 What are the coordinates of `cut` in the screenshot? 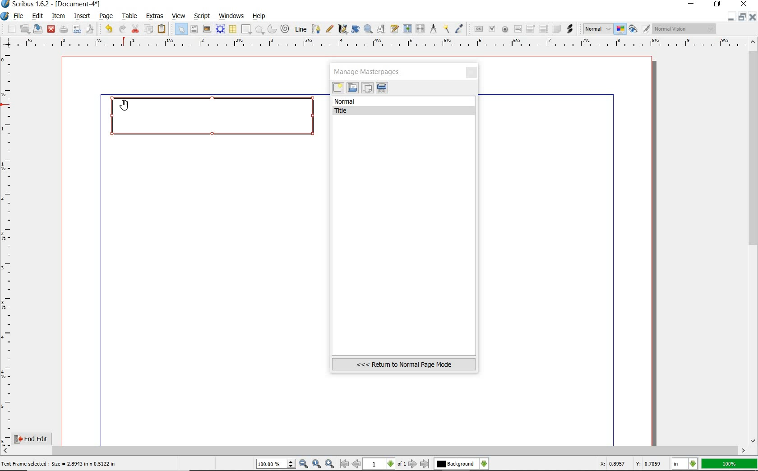 It's located at (135, 28).